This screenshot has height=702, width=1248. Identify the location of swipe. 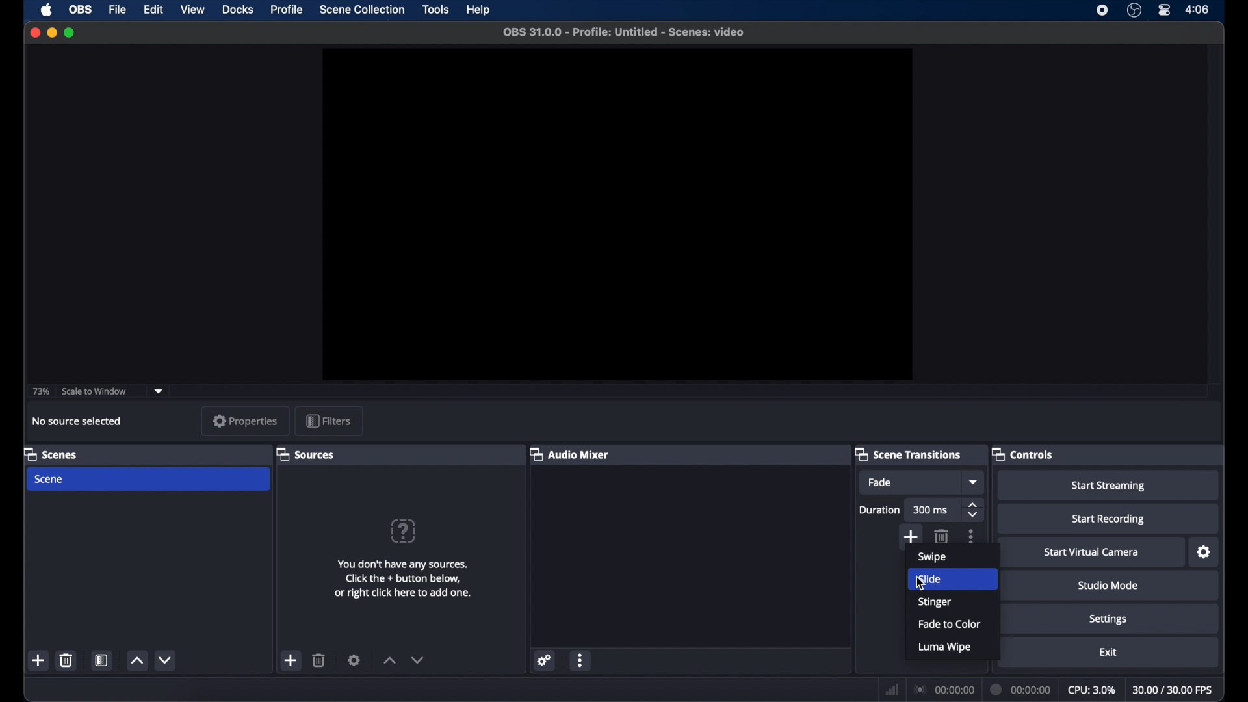
(931, 557).